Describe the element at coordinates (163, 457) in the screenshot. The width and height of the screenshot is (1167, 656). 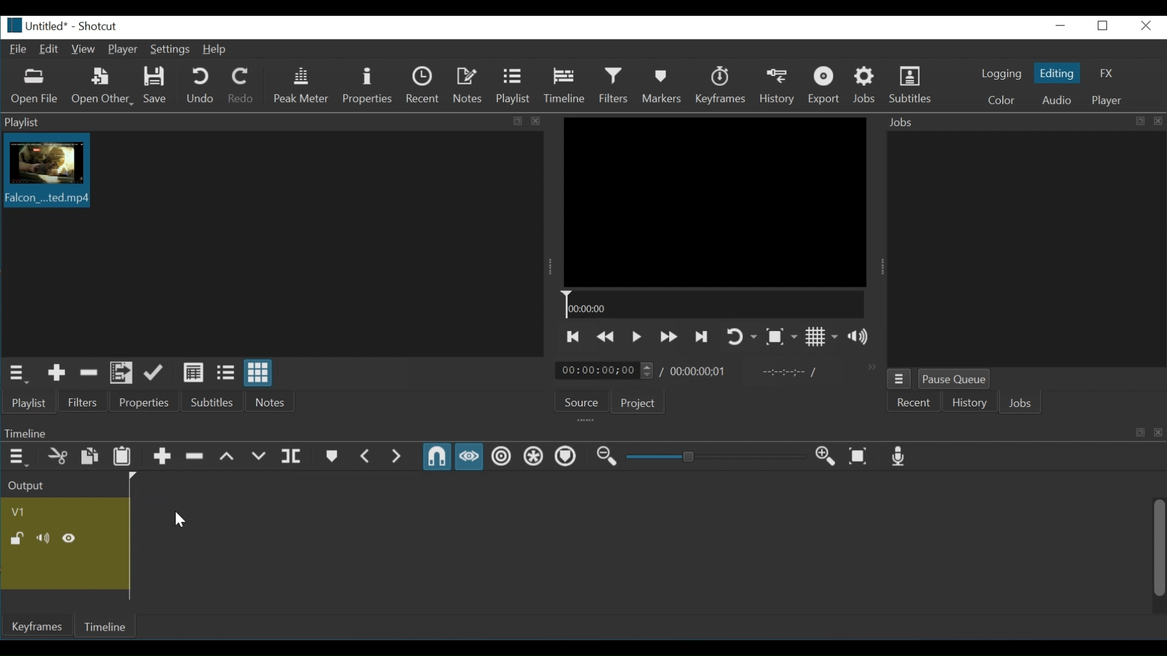
I see `Append` at that location.